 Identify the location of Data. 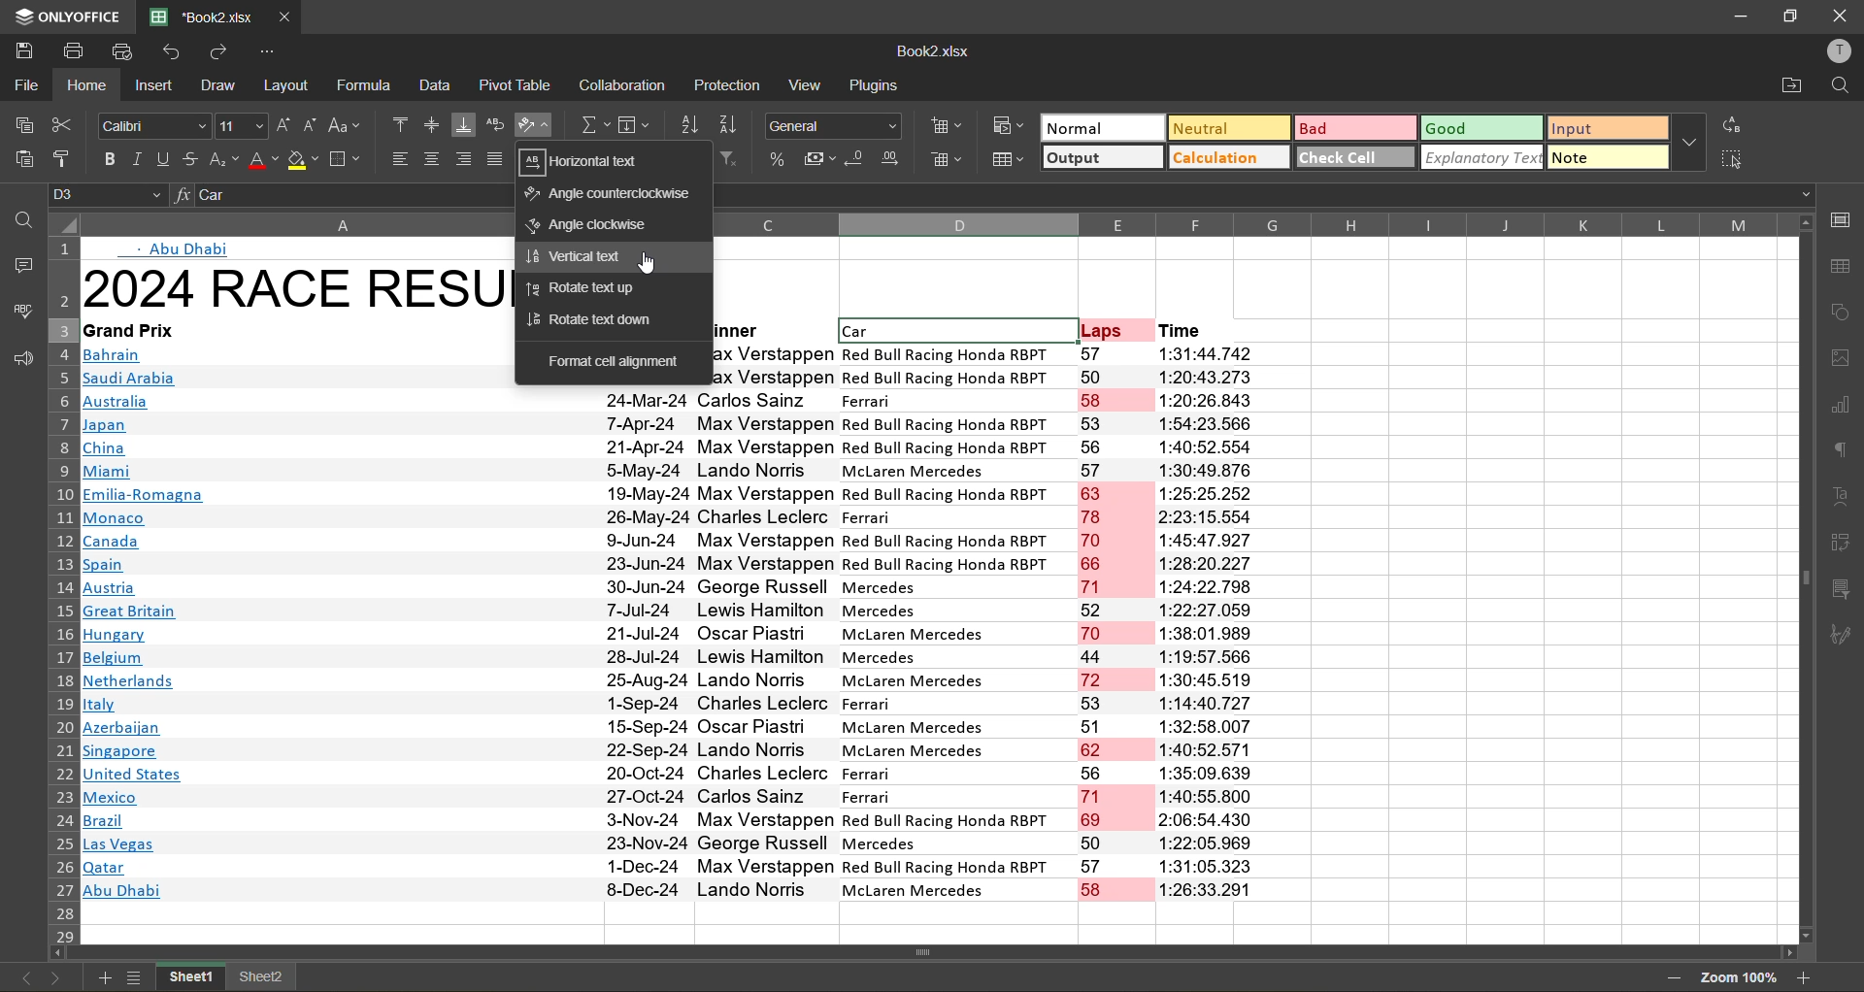
(981, 612).